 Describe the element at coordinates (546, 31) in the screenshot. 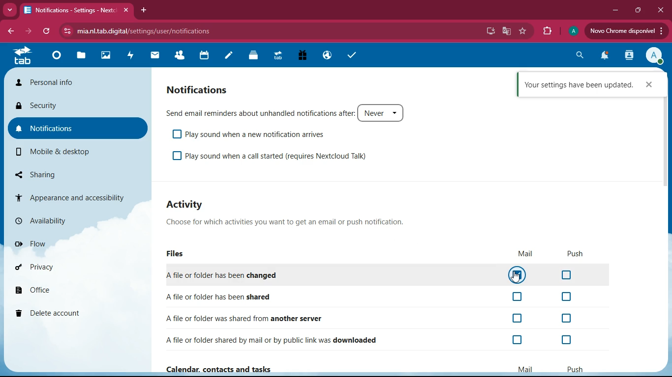

I see `extensions` at that location.